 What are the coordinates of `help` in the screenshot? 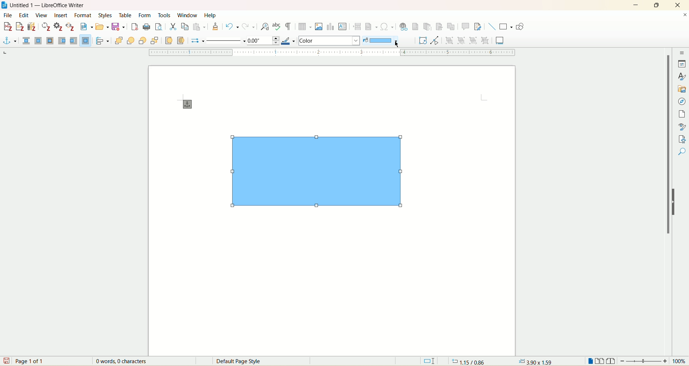 It's located at (210, 15).